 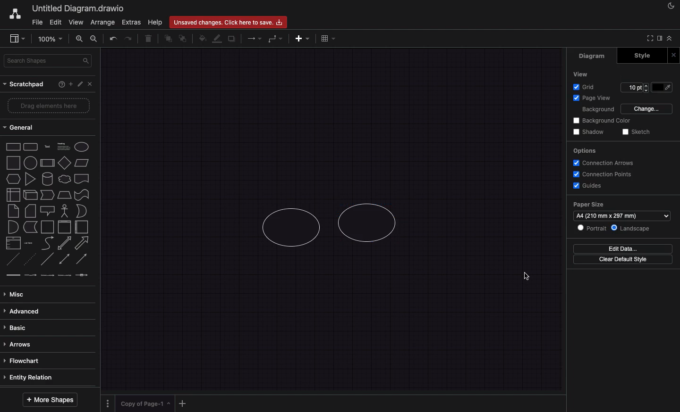 What do you see at coordinates (82, 195) in the screenshot?
I see `tape` at bounding box center [82, 195].